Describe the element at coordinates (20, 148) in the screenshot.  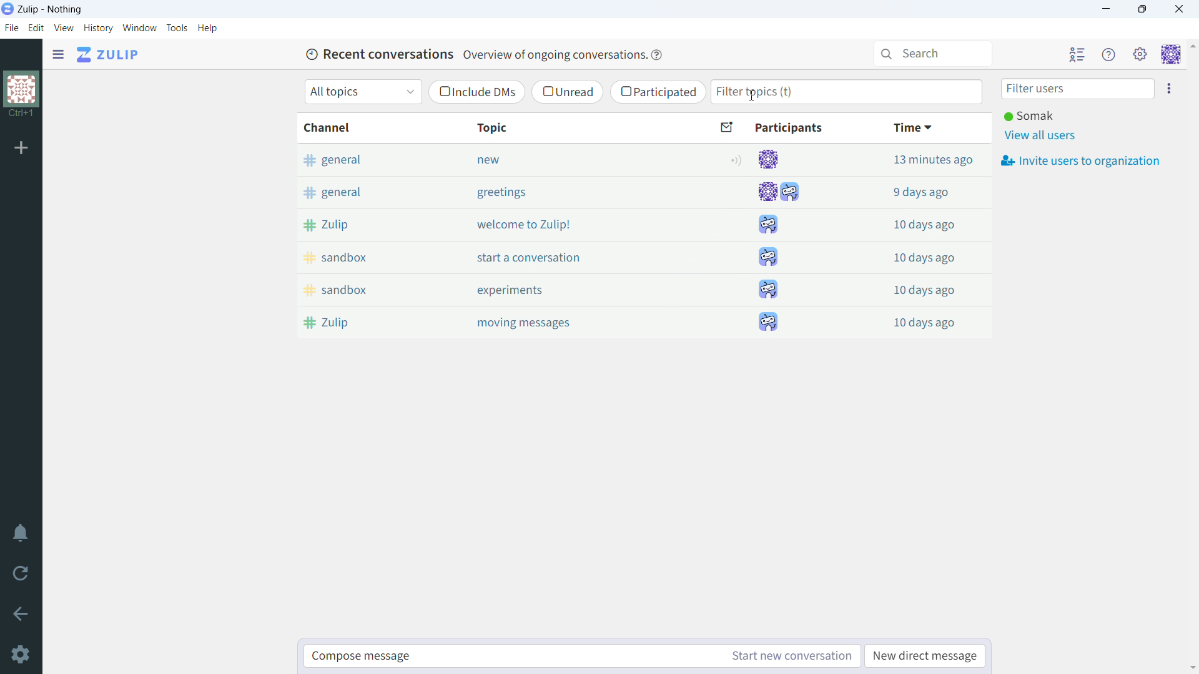
I see `add organization` at that location.